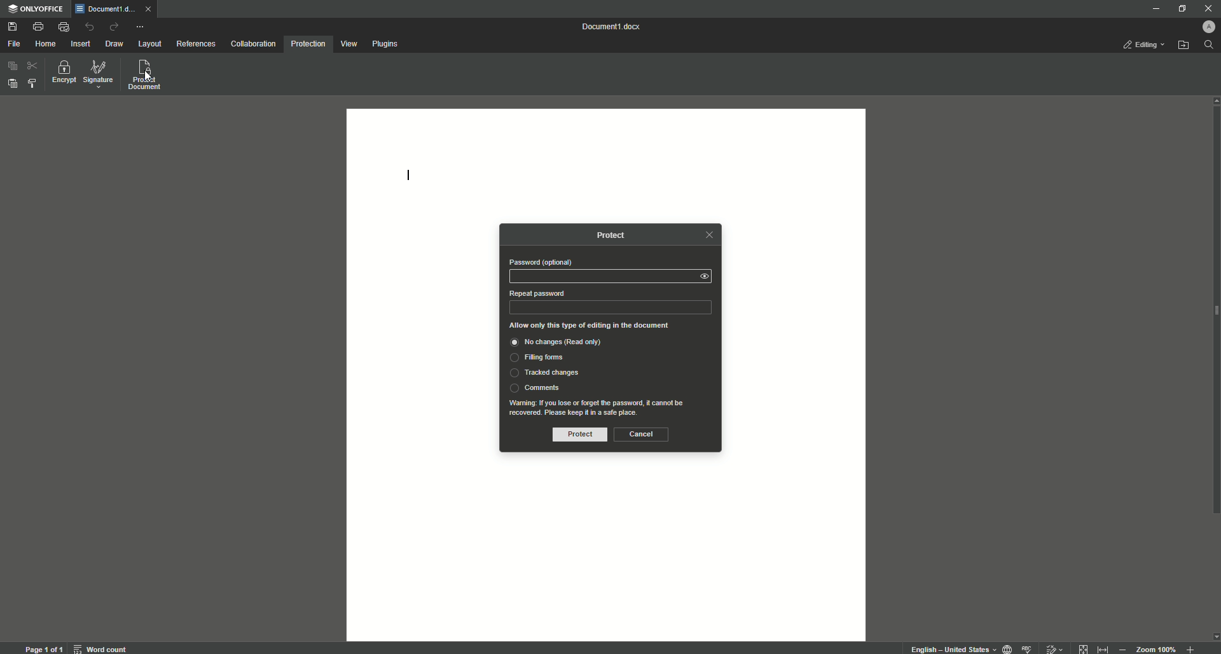  Describe the element at coordinates (1007, 648) in the screenshot. I see `set document language` at that location.